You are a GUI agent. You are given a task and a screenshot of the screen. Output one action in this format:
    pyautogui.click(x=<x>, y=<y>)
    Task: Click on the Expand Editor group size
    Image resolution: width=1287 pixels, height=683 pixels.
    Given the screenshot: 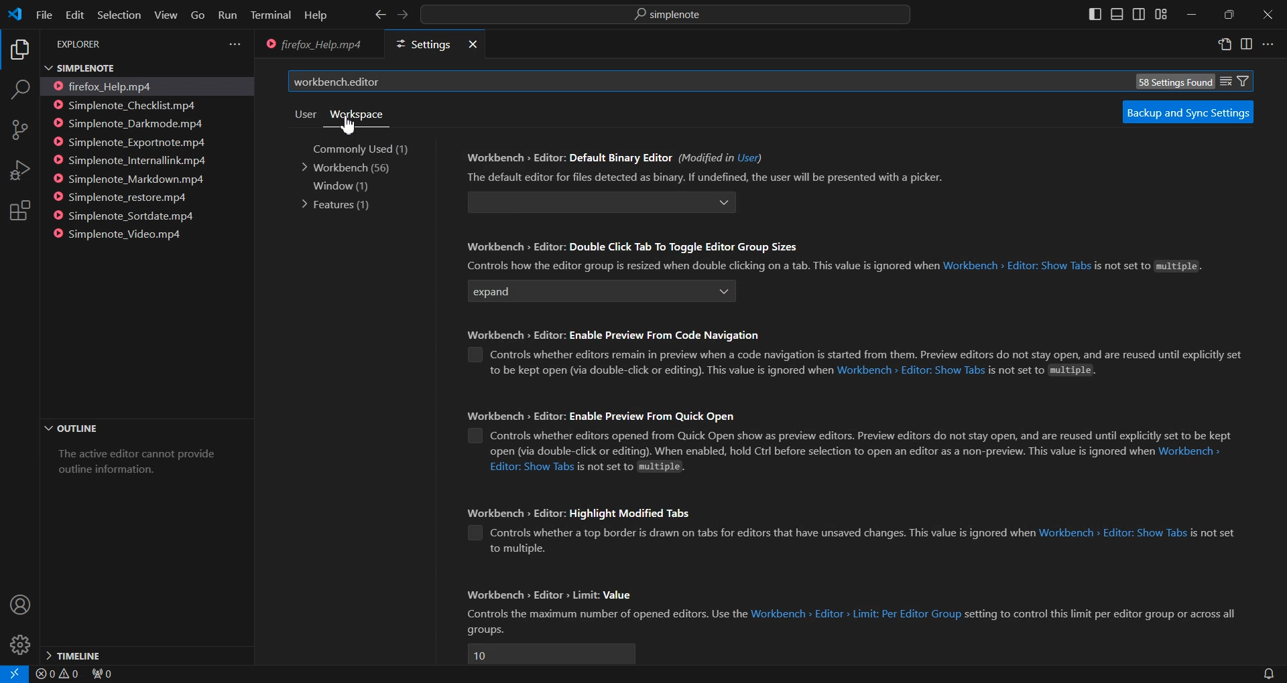 What is the action you would take?
    pyautogui.click(x=585, y=293)
    